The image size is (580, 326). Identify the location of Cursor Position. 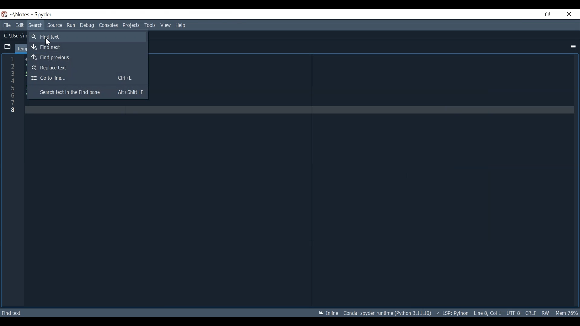
(488, 312).